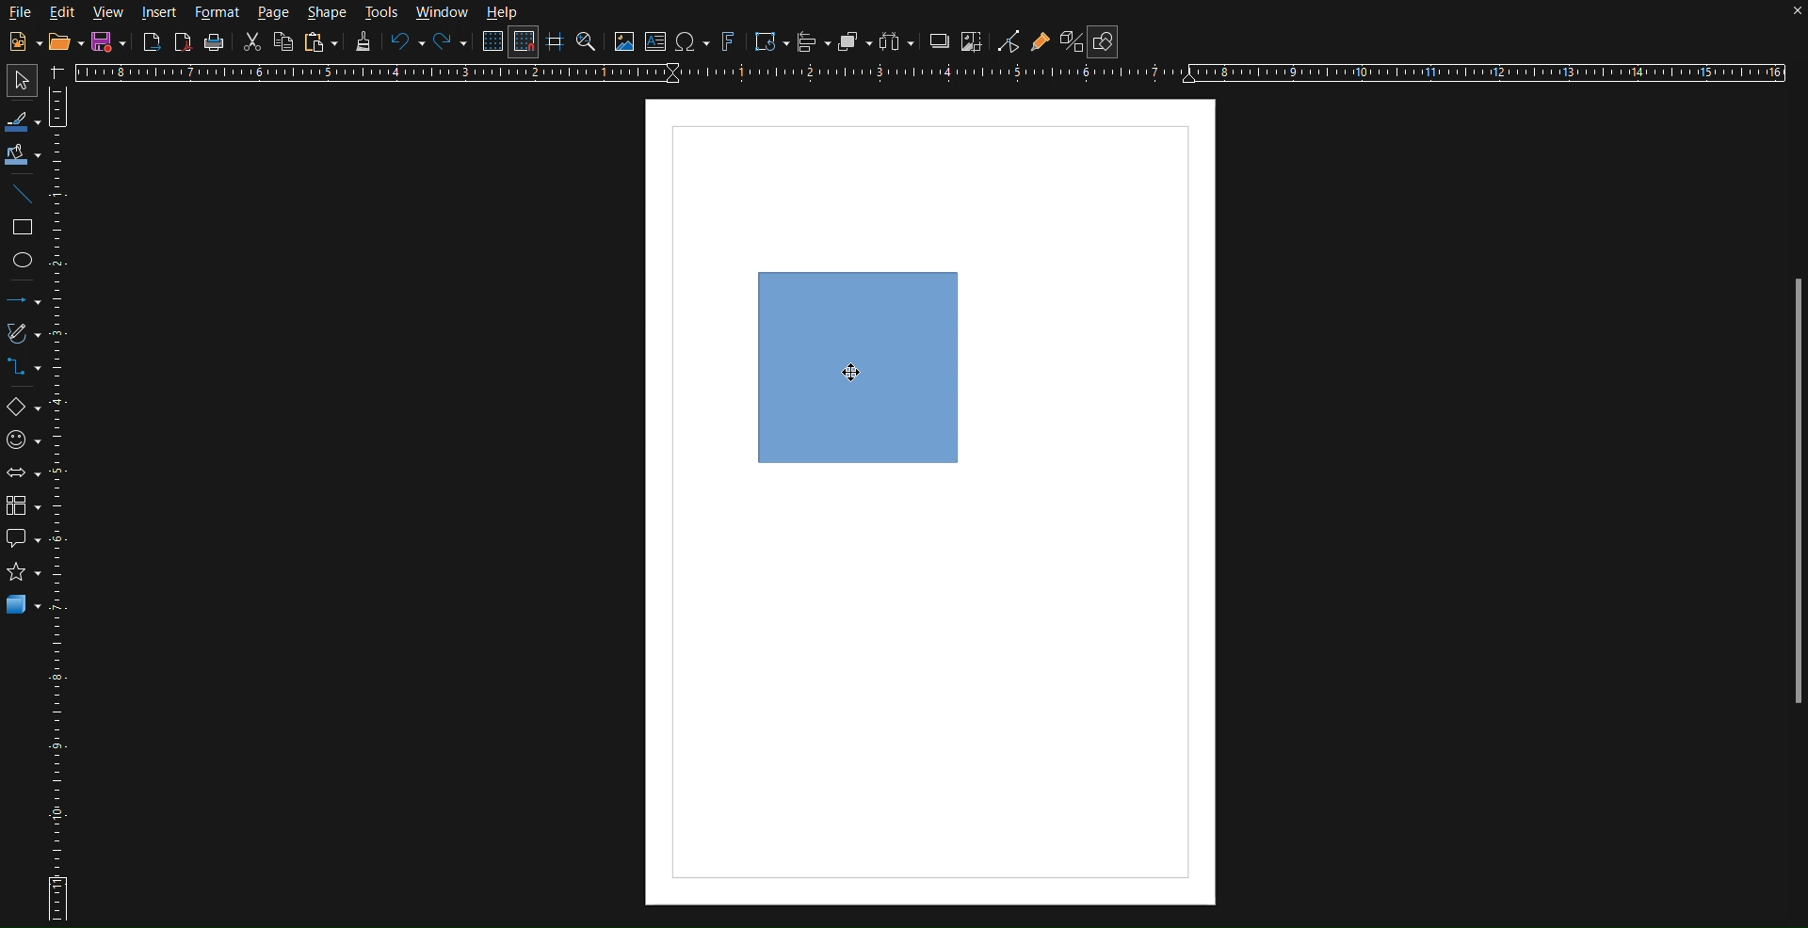 Image resolution: width=1808 pixels, height=928 pixels. I want to click on Cut, so click(253, 46).